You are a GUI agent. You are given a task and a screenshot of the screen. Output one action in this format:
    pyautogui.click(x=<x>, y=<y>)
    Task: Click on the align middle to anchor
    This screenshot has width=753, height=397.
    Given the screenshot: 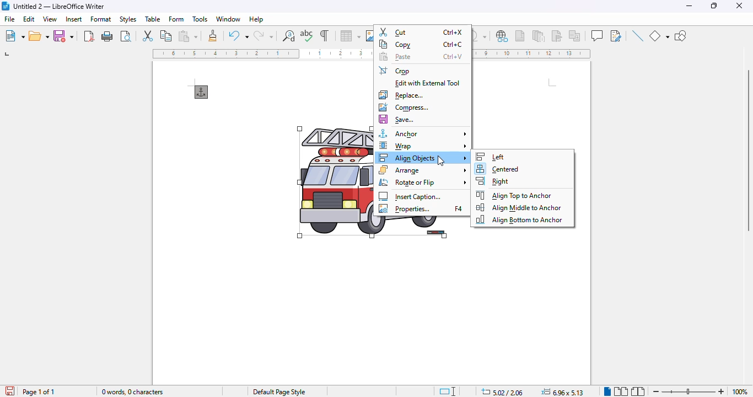 What is the action you would take?
    pyautogui.click(x=519, y=207)
    